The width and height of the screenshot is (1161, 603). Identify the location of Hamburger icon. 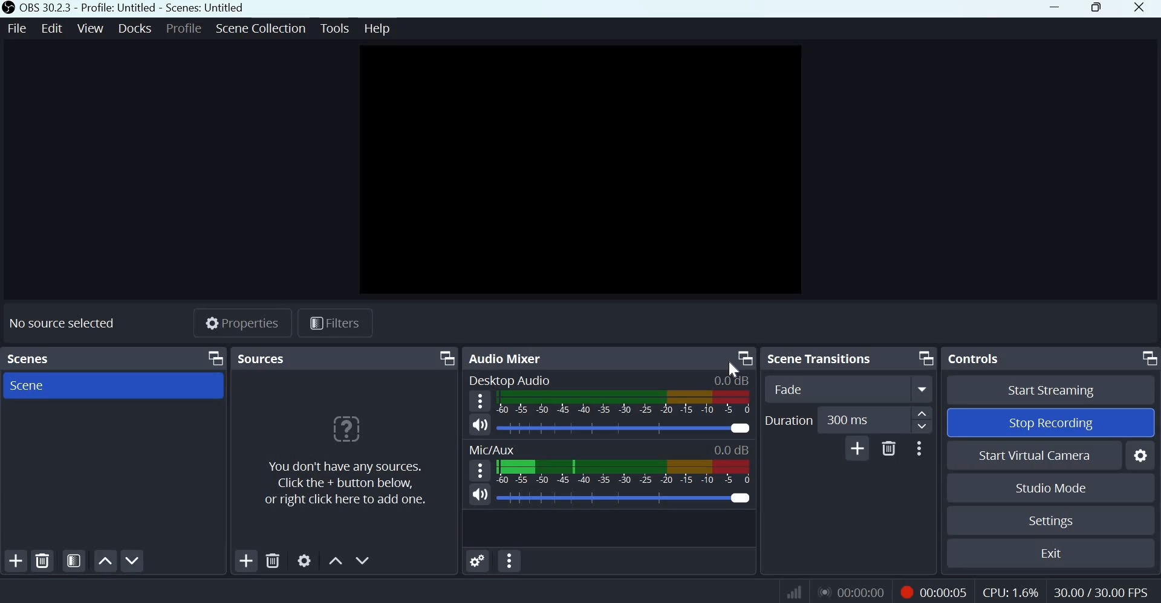
(481, 470).